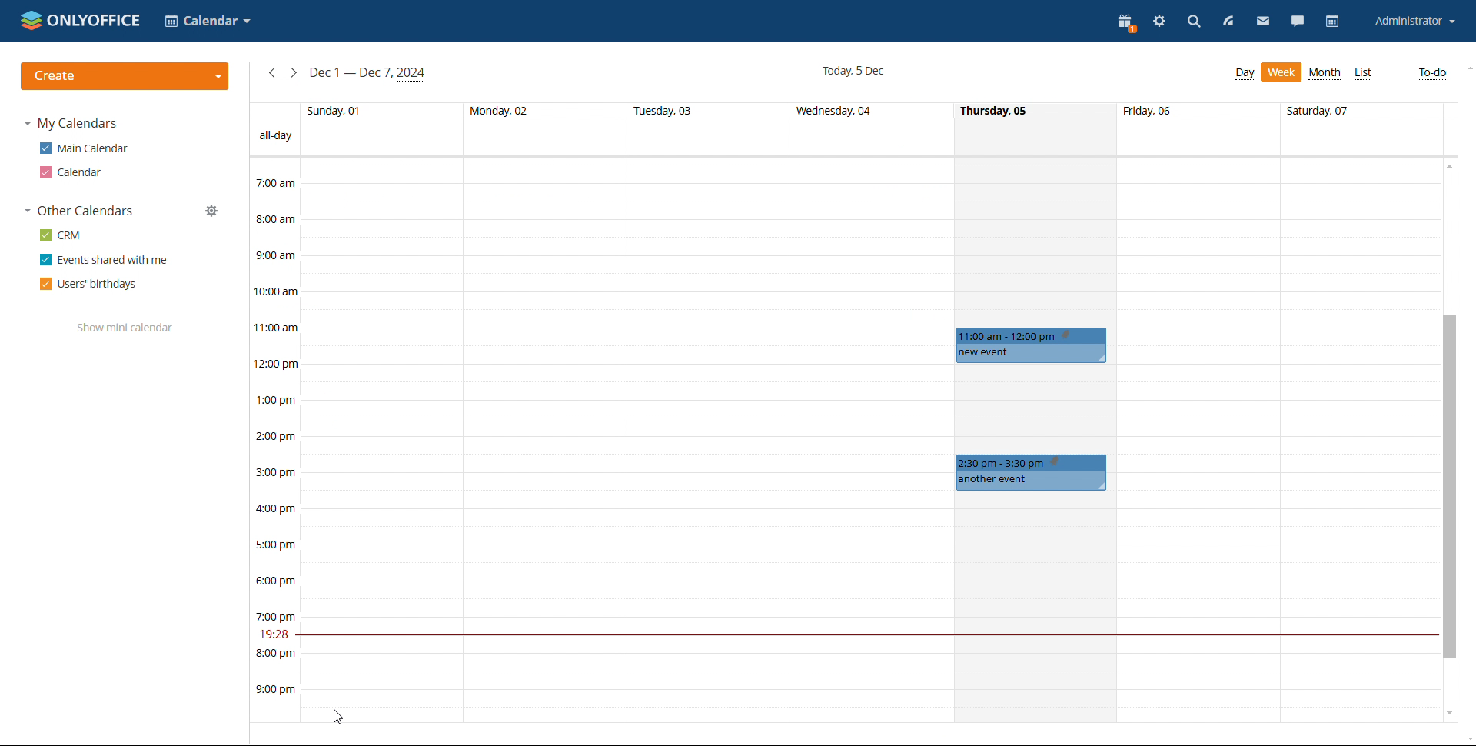 This screenshot has width=1476, height=746. What do you see at coordinates (208, 21) in the screenshot?
I see `select calendar` at bounding box center [208, 21].